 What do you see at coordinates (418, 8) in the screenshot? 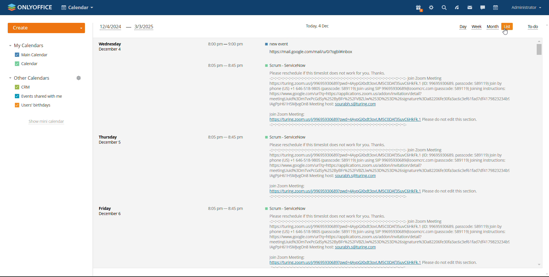
I see `present` at bounding box center [418, 8].